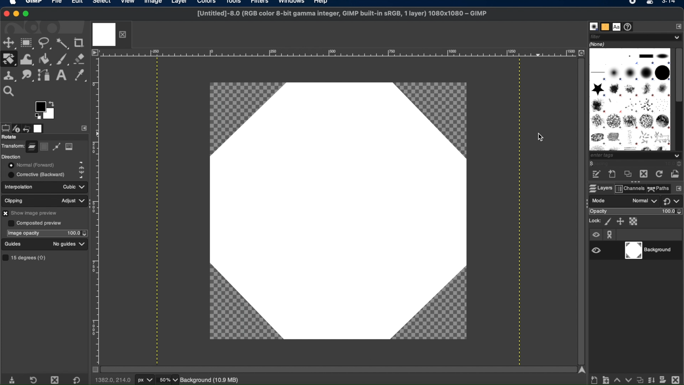 This screenshot has height=385, width=684. I want to click on view, so click(128, 3).